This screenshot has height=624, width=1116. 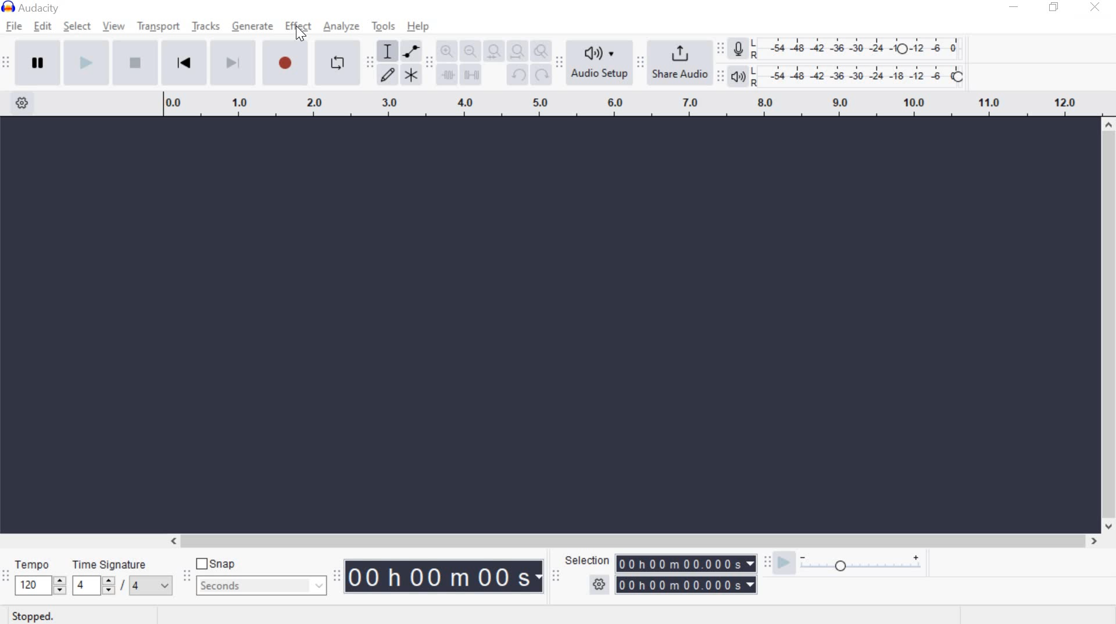 What do you see at coordinates (561, 62) in the screenshot?
I see `Audio setup toolbar` at bounding box center [561, 62].